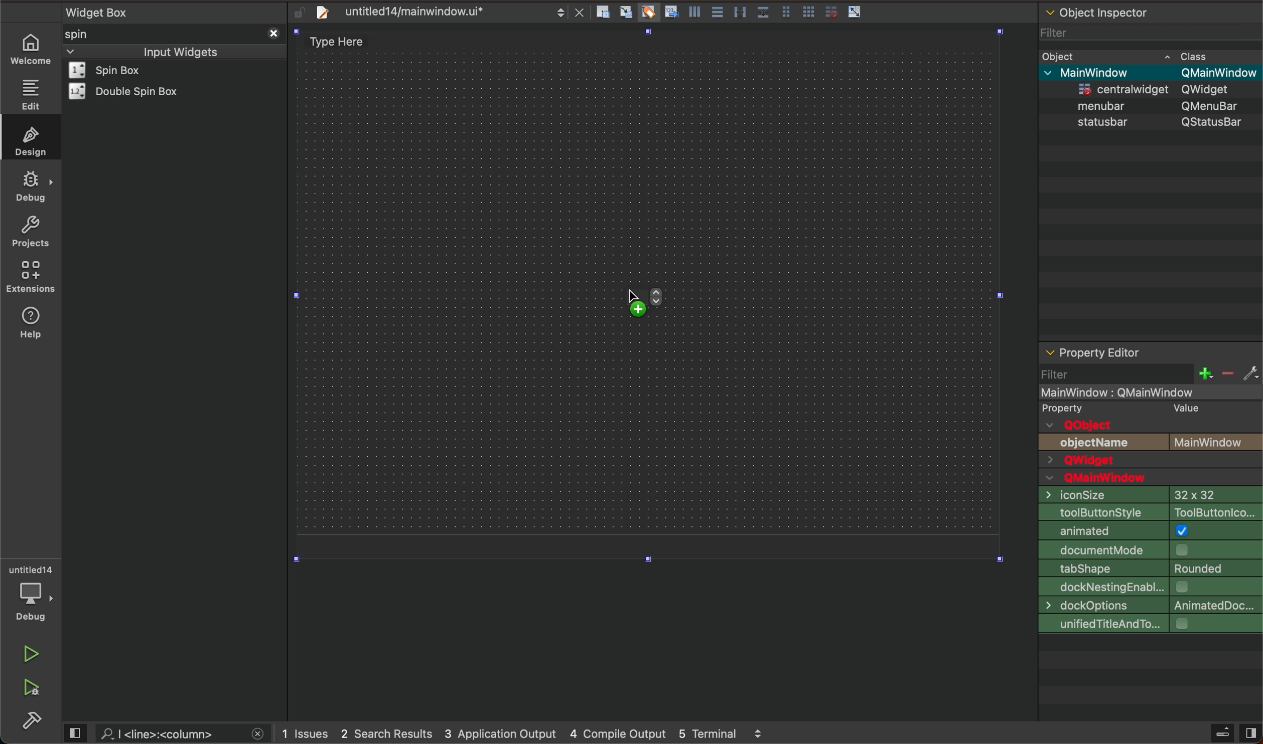  Describe the element at coordinates (1151, 11) in the screenshot. I see `object inspector` at that location.